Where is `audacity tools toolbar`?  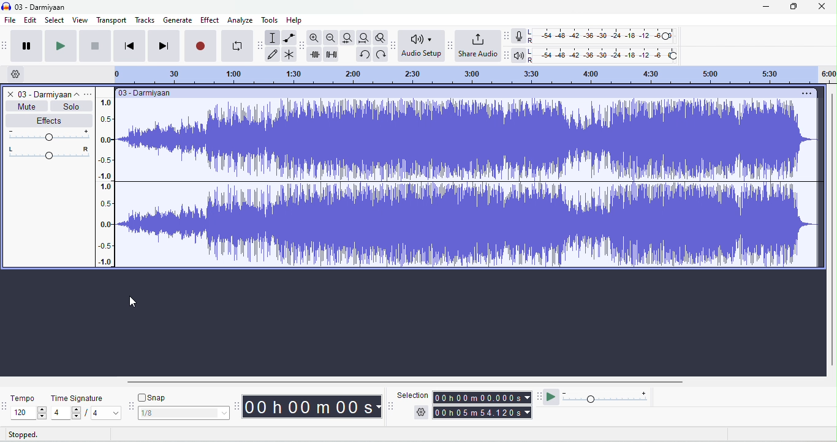 audacity tools toolbar is located at coordinates (260, 47).